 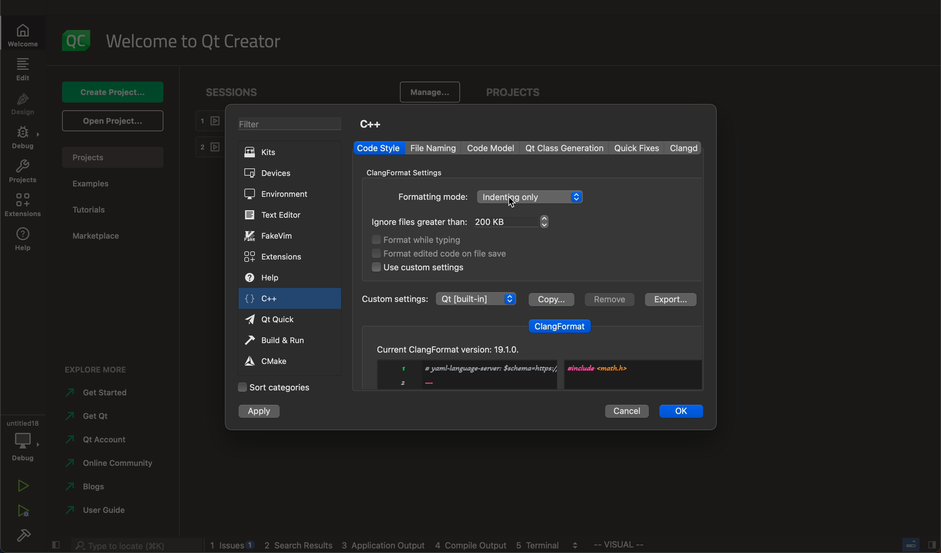 I want to click on format edited, so click(x=451, y=253).